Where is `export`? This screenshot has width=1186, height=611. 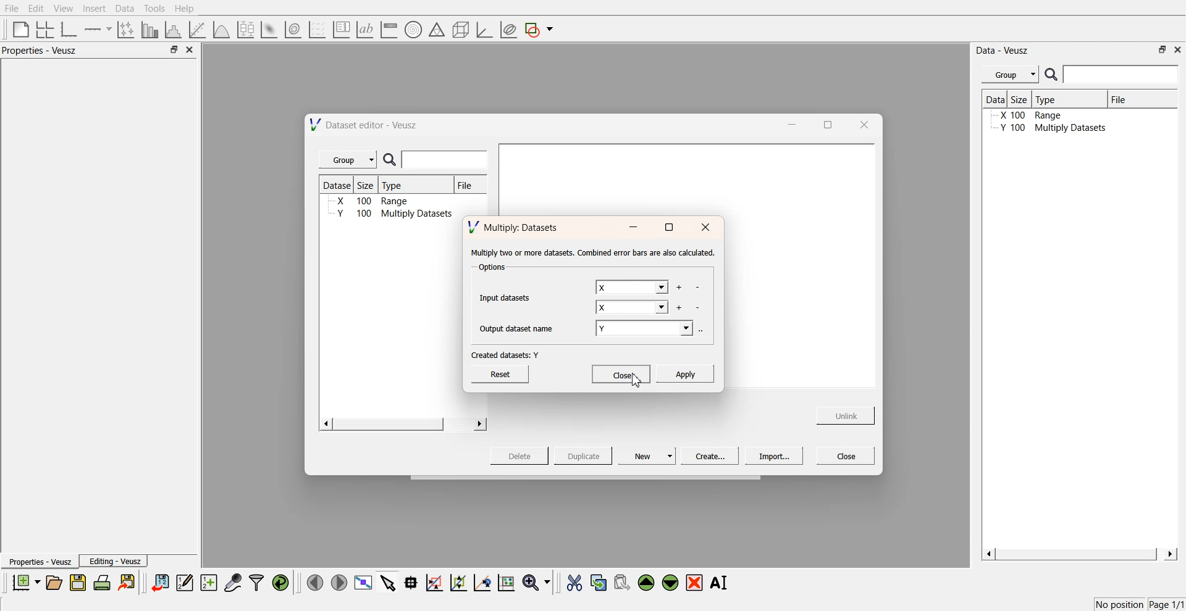
export is located at coordinates (128, 582).